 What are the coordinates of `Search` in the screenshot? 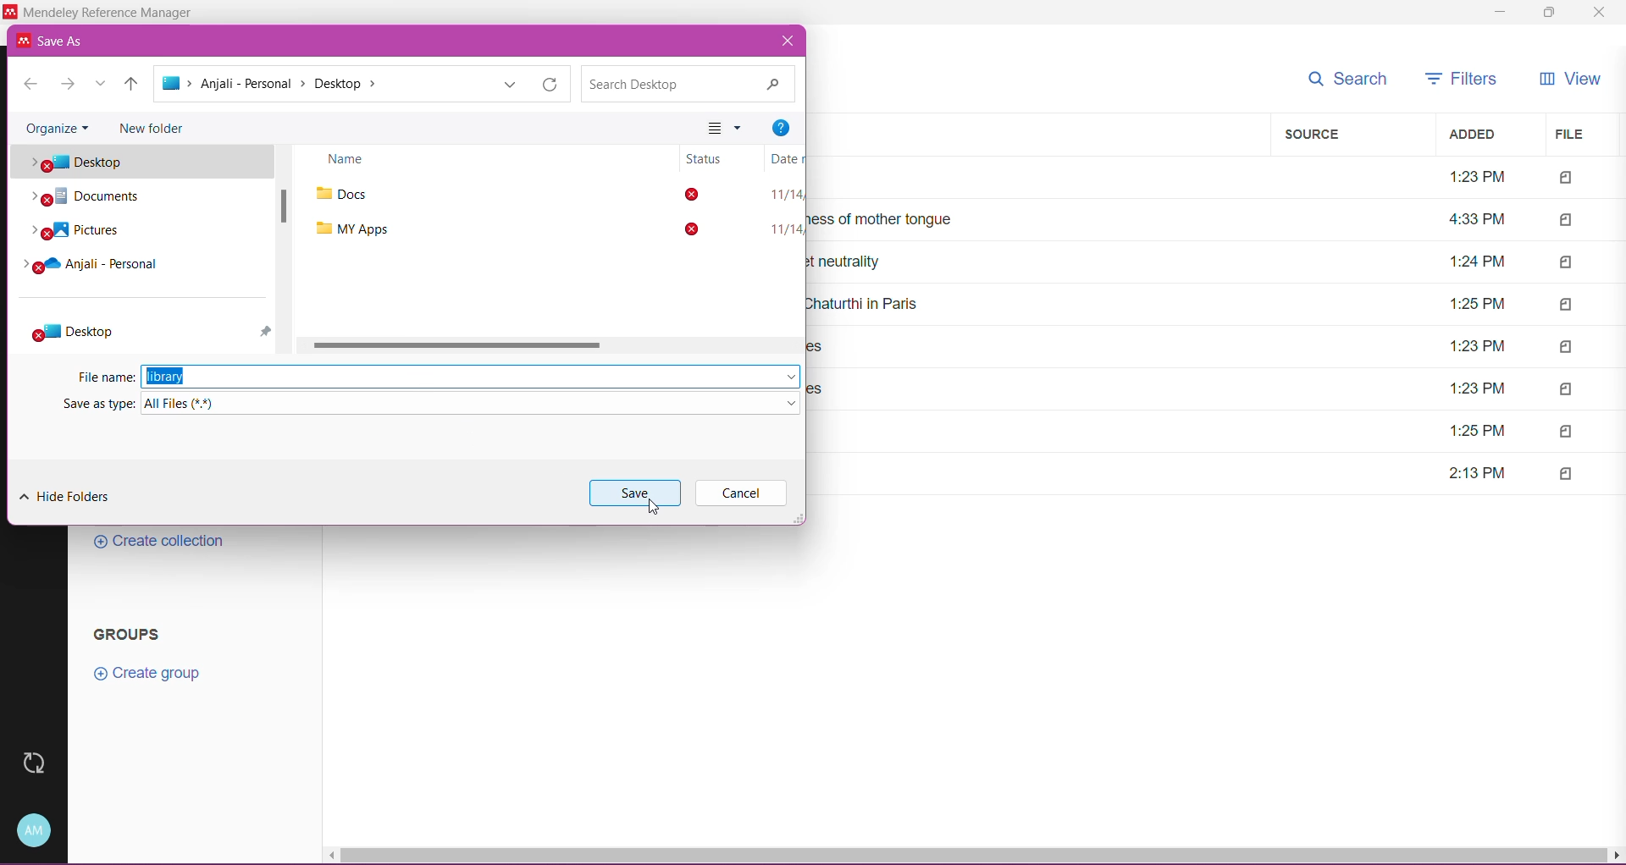 It's located at (1347, 80).